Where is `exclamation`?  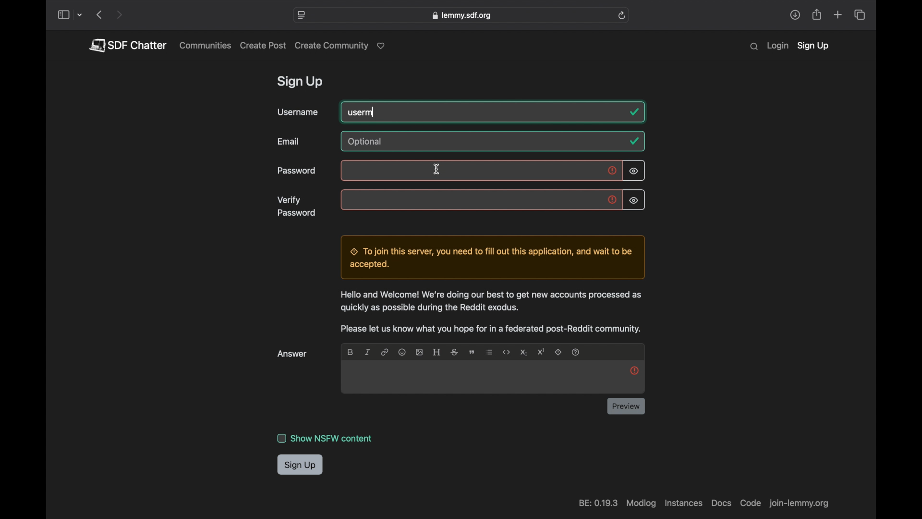 exclamation is located at coordinates (613, 172).